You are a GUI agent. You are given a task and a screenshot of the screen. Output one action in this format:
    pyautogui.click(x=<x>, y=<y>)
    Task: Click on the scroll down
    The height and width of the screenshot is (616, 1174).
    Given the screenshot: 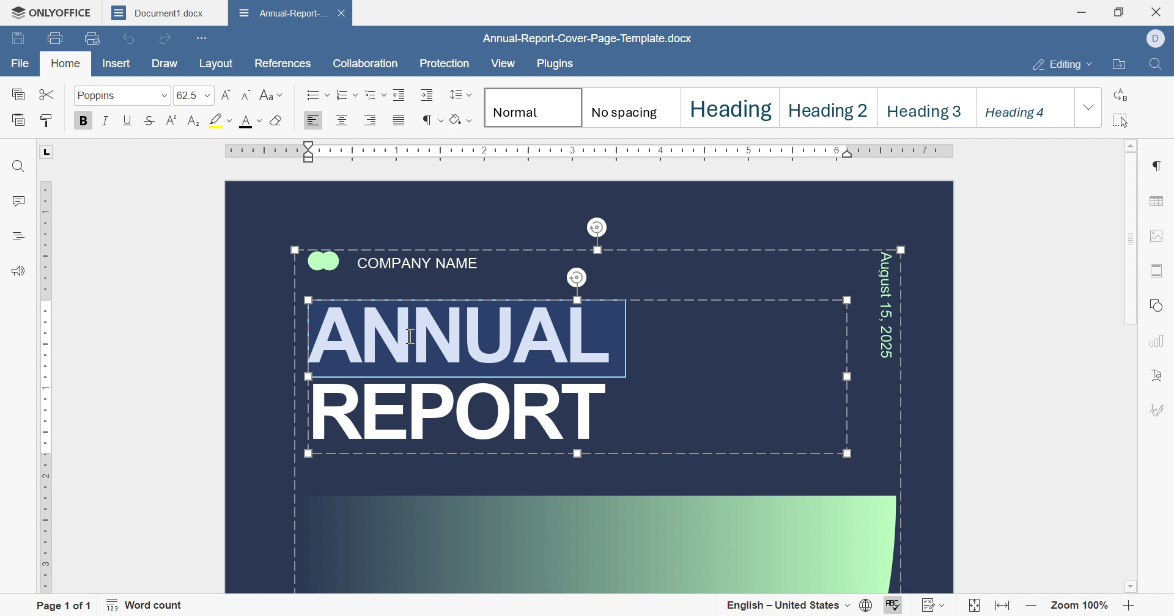 What is the action you would take?
    pyautogui.click(x=1134, y=592)
    